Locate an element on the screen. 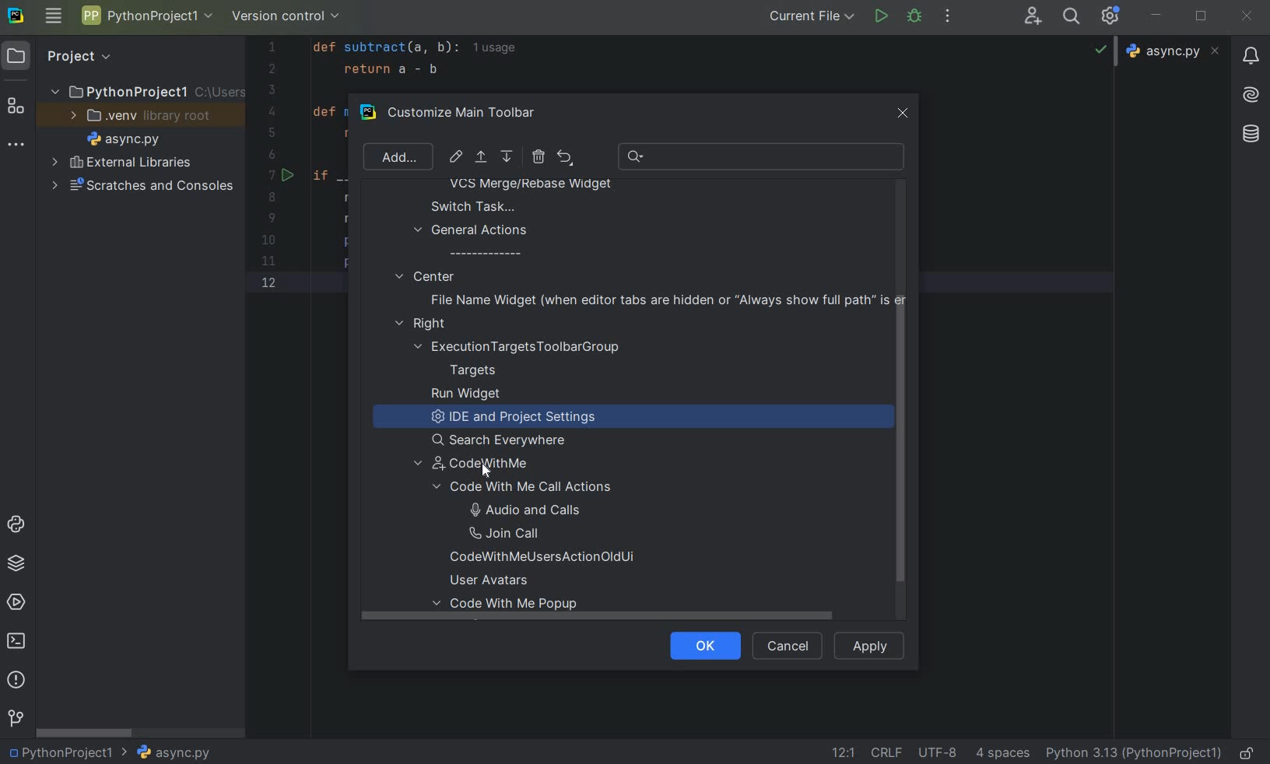 The width and height of the screenshot is (1270, 764). MINIMIZE is located at coordinates (1157, 16).